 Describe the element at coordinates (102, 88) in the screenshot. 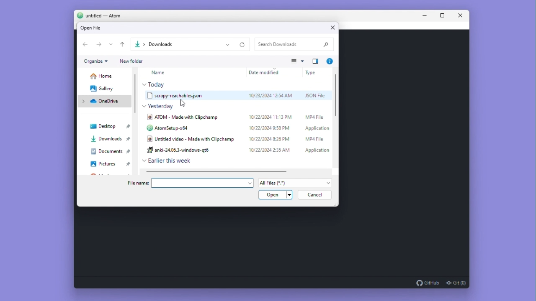

I see `Gallery` at that location.